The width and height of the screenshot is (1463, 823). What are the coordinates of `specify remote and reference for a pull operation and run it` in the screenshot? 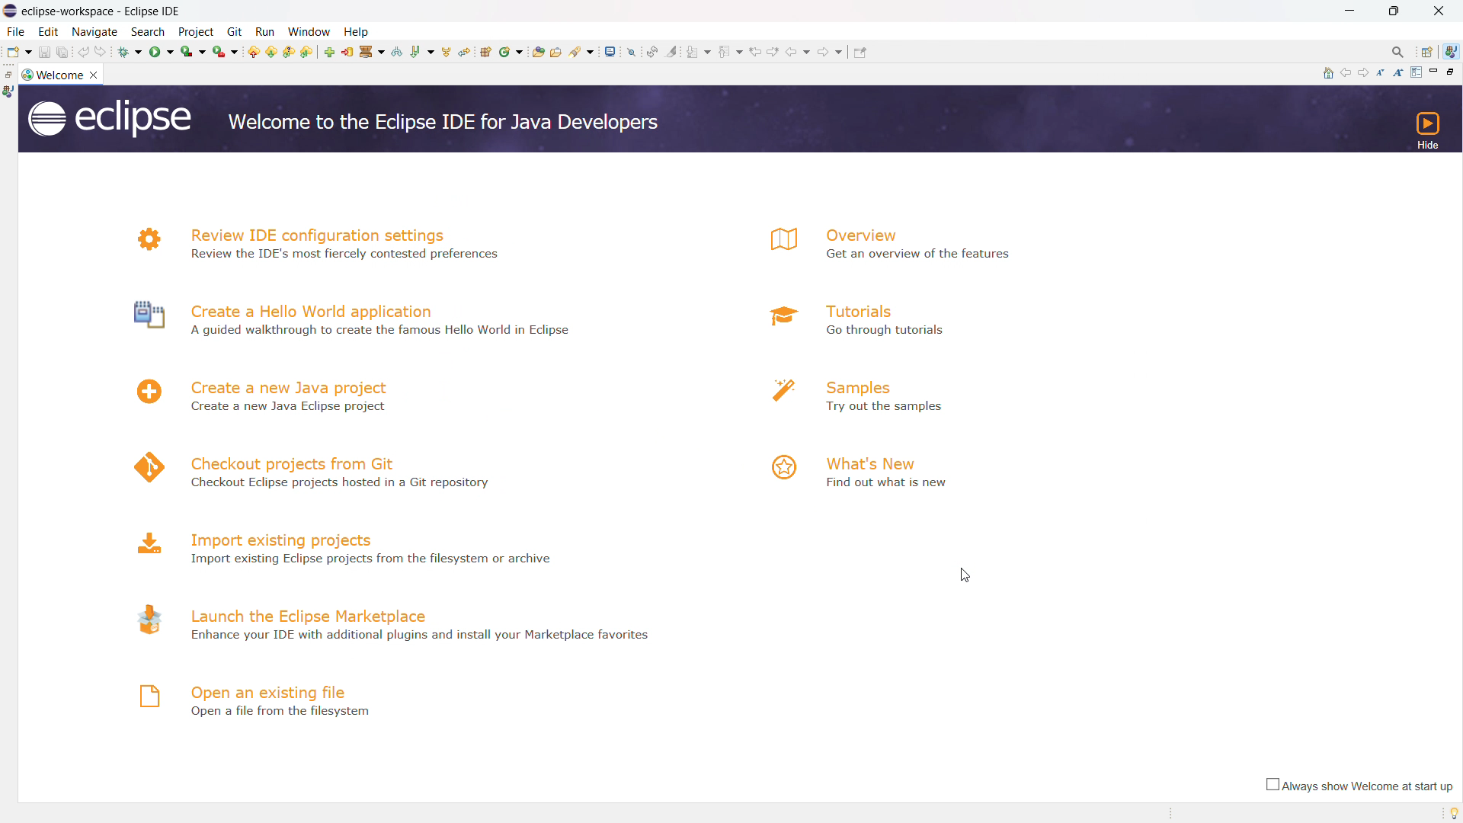 It's located at (290, 52).